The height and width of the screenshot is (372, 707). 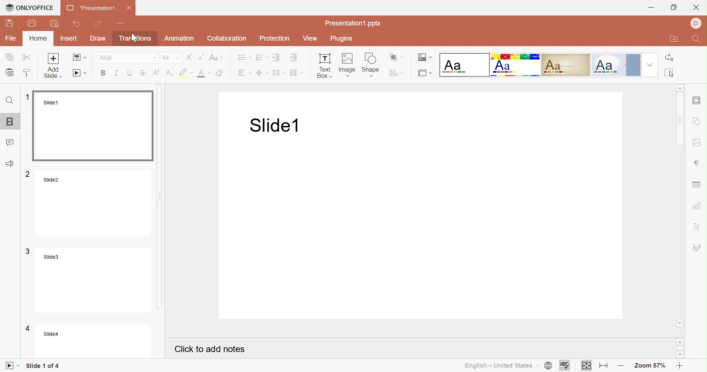 I want to click on Scroll bar, so click(x=165, y=199).